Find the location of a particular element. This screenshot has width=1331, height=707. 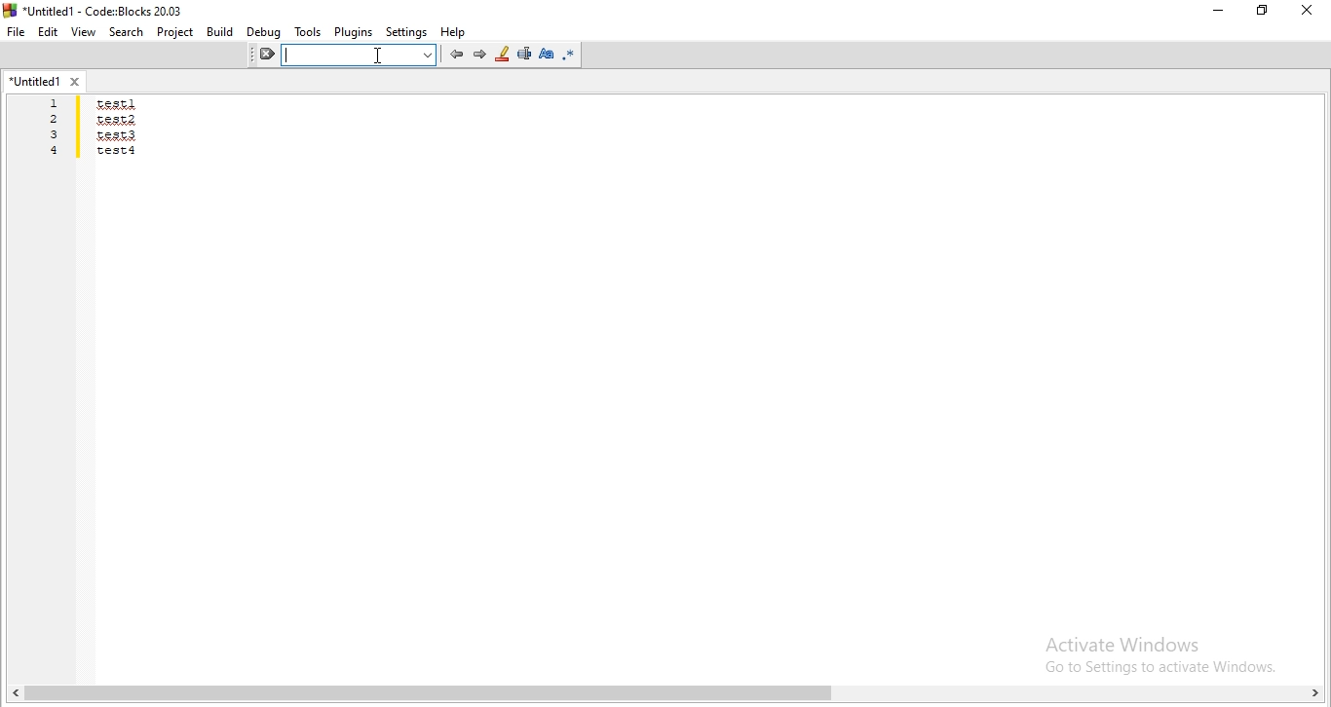

highlight is located at coordinates (502, 55).